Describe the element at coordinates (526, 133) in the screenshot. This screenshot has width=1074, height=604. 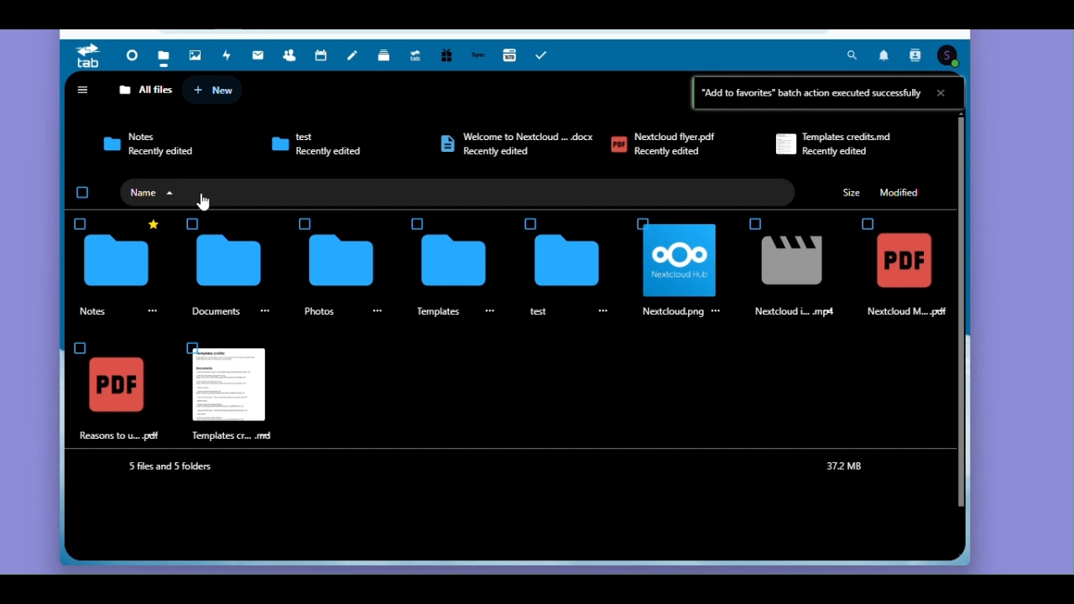
I see `Welcome to Netcloud ... docx` at that location.